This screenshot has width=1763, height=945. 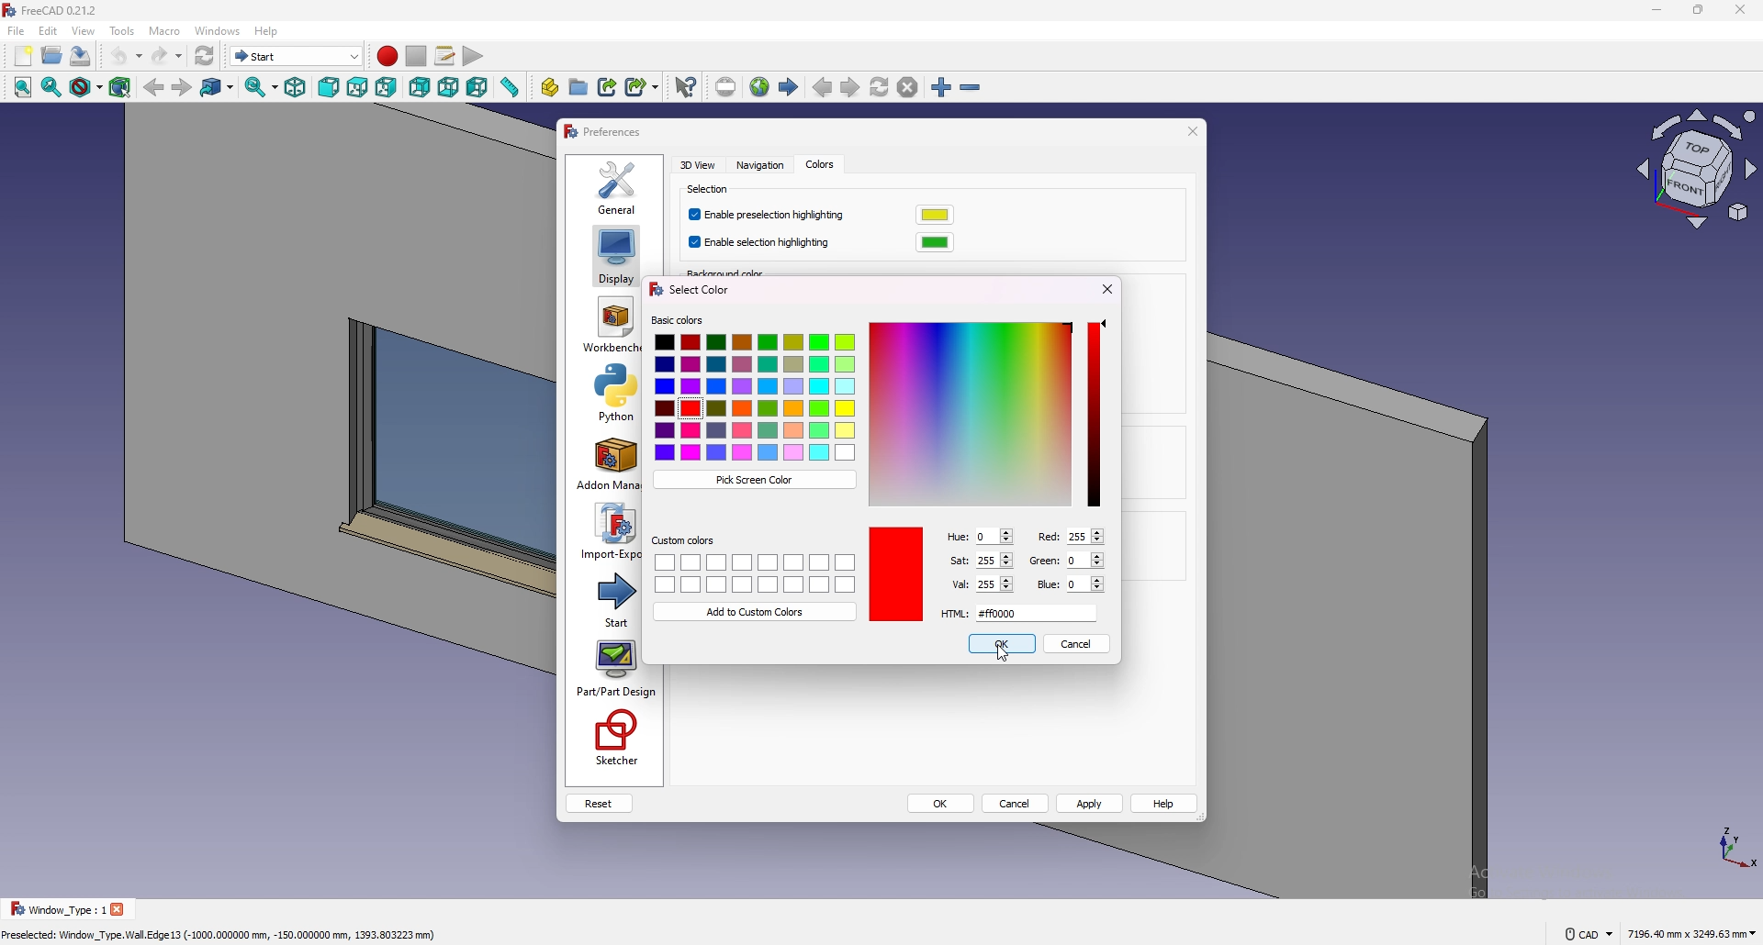 What do you see at coordinates (1042, 561) in the screenshot?
I see `Green:` at bounding box center [1042, 561].